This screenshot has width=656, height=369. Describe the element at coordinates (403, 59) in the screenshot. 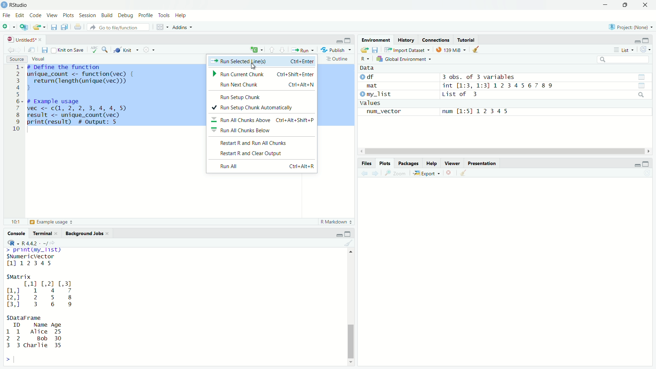

I see `Global Environment` at that location.